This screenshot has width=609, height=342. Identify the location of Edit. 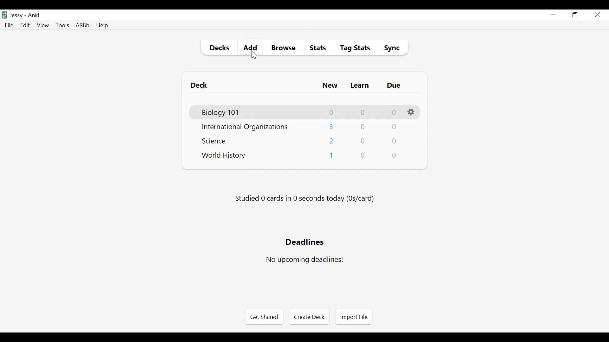
(24, 26).